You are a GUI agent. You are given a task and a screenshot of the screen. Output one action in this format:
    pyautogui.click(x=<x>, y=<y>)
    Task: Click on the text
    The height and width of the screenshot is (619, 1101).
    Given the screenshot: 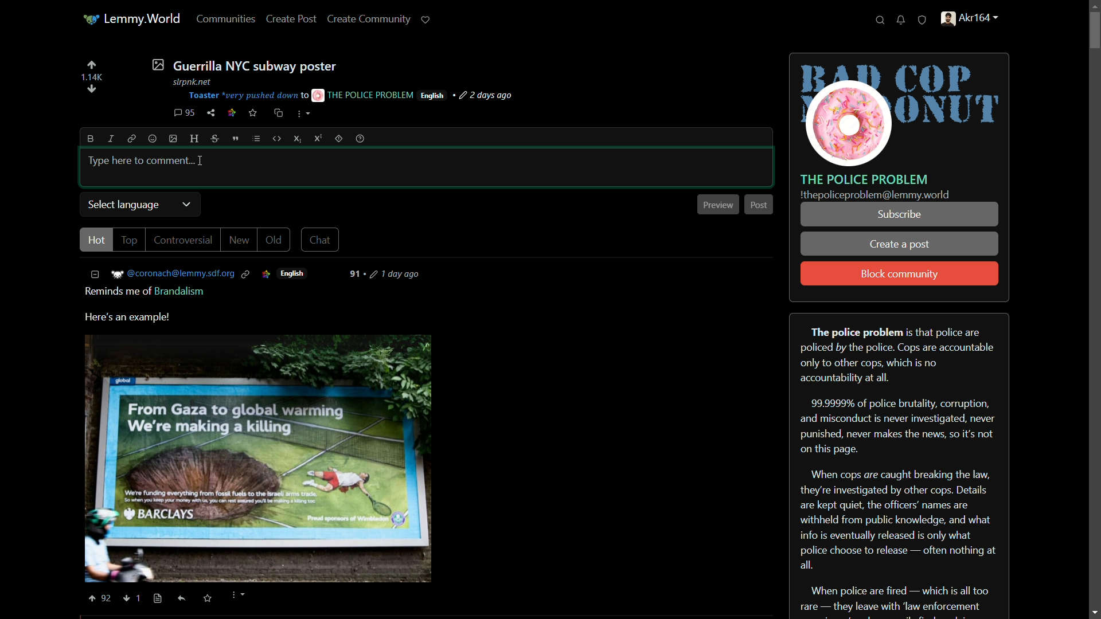 What is the action you would take?
    pyautogui.click(x=875, y=195)
    